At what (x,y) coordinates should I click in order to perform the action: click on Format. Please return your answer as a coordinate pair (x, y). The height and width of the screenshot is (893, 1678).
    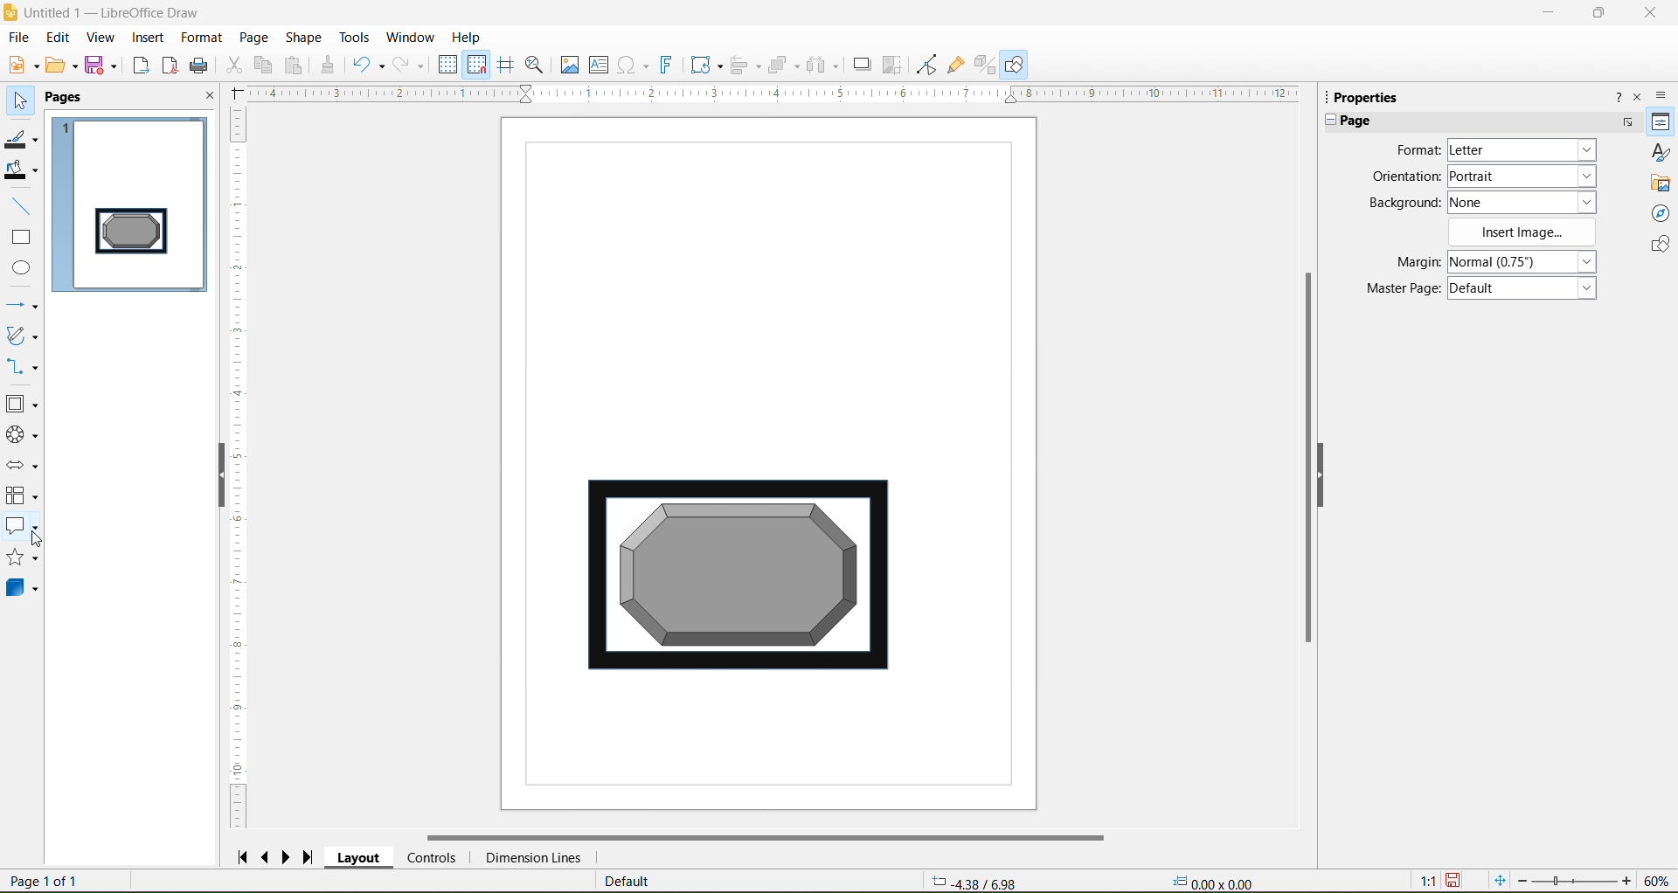
    Looking at the image, I should click on (200, 38).